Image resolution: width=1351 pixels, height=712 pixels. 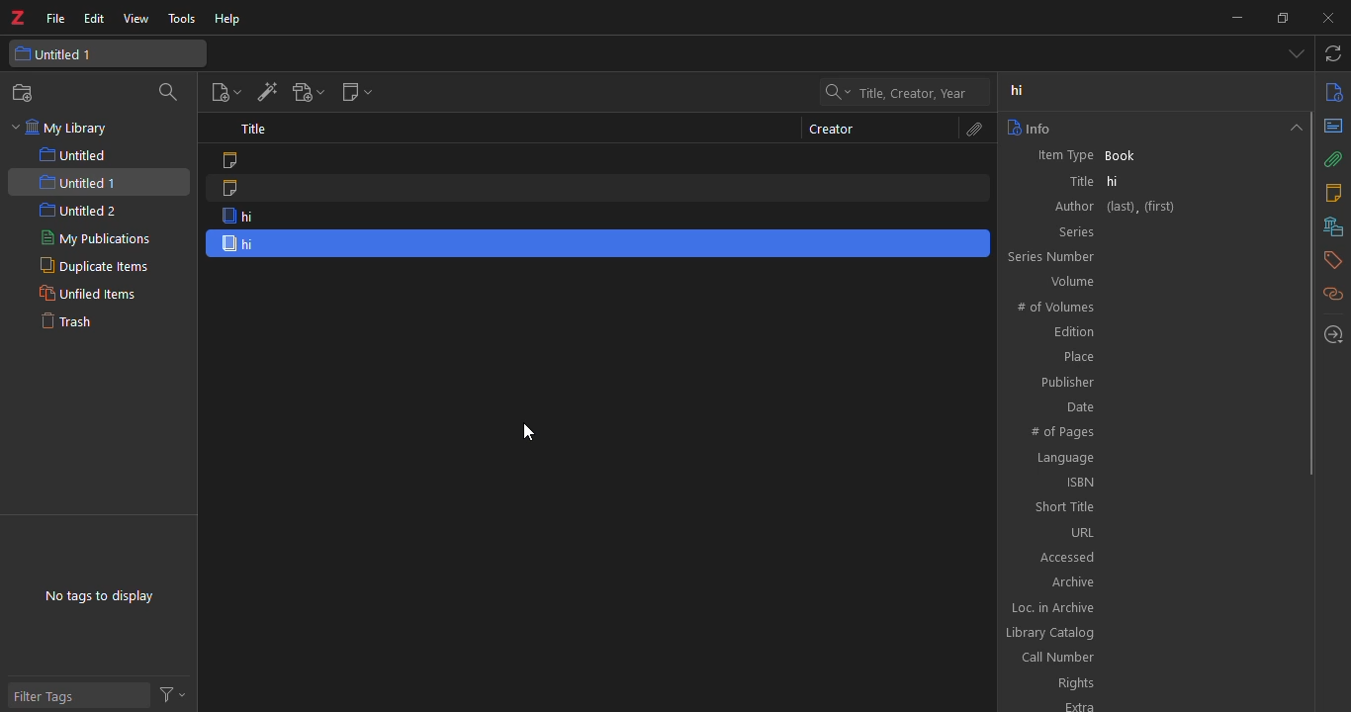 What do you see at coordinates (250, 216) in the screenshot?
I see `item` at bounding box center [250, 216].